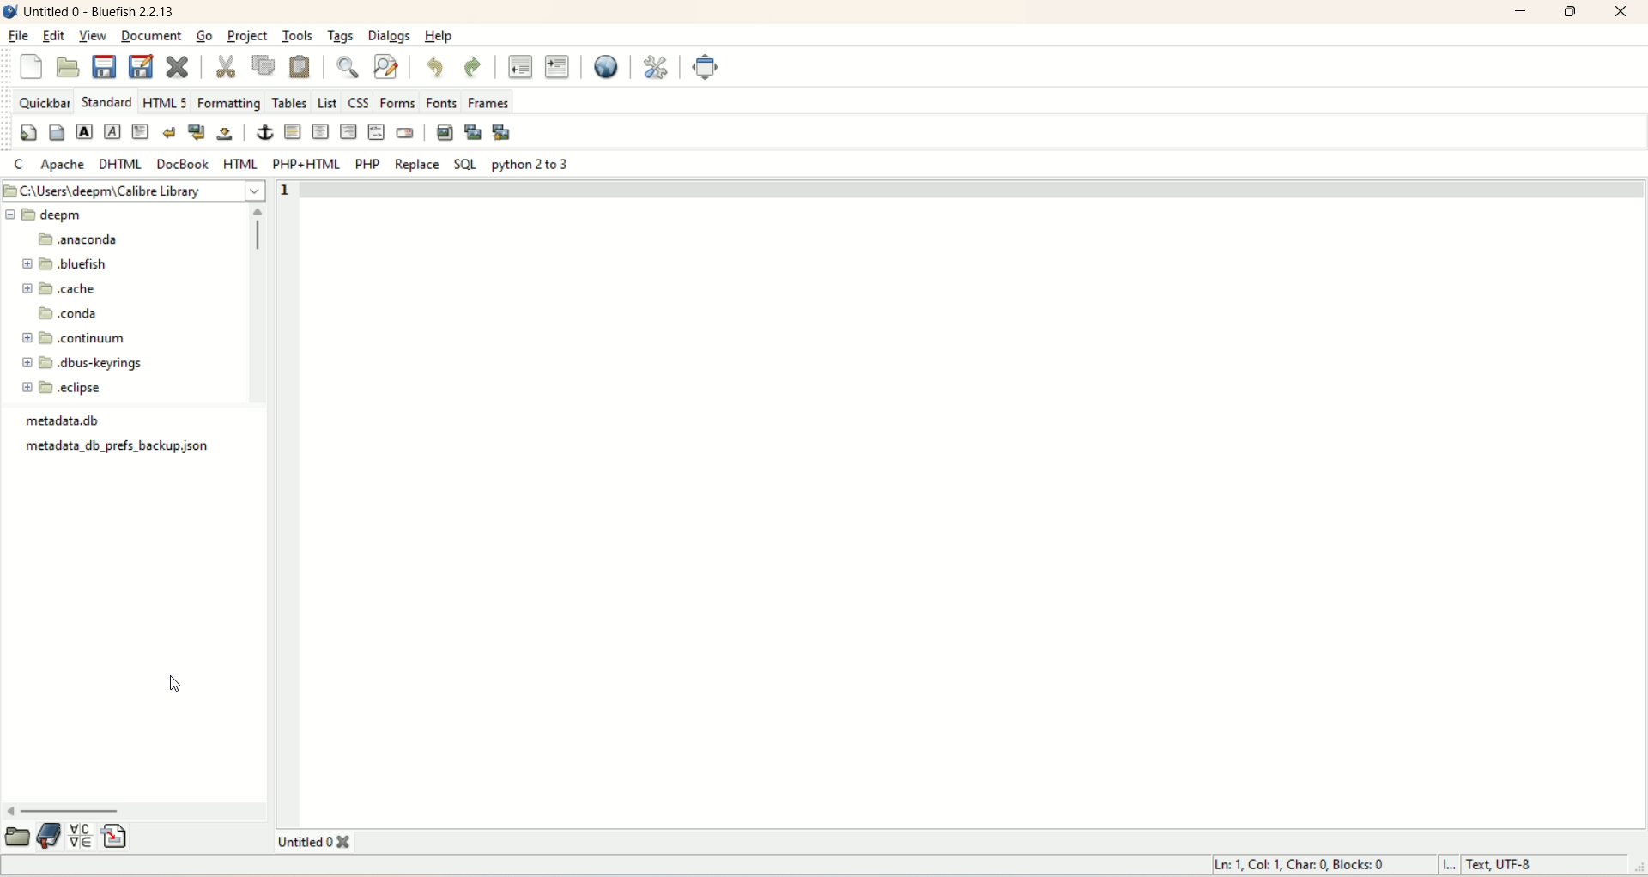  Describe the element at coordinates (122, 438) in the screenshot. I see `metadata` at that location.